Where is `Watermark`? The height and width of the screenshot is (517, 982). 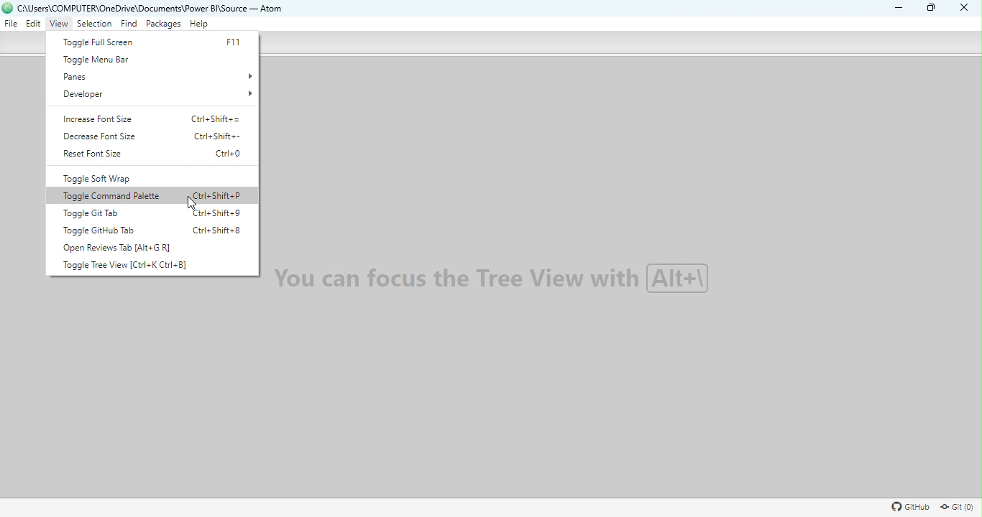 Watermark is located at coordinates (505, 284).